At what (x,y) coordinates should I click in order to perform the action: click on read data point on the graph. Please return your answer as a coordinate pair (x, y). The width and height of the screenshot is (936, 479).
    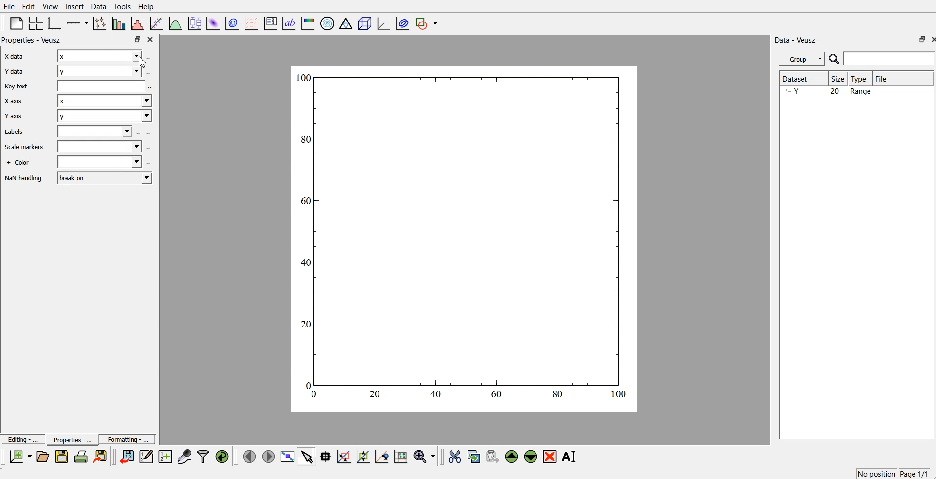
    Looking at the image, I should click on (326, 456).